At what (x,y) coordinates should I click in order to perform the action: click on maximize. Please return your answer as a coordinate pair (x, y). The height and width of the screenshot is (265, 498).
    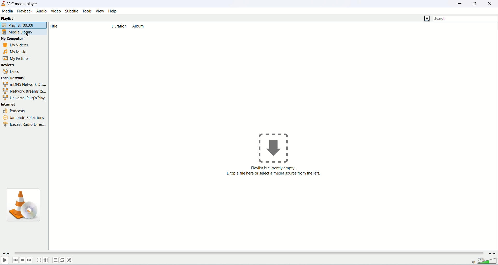
    Looking at the image, I should click on (475, 4).